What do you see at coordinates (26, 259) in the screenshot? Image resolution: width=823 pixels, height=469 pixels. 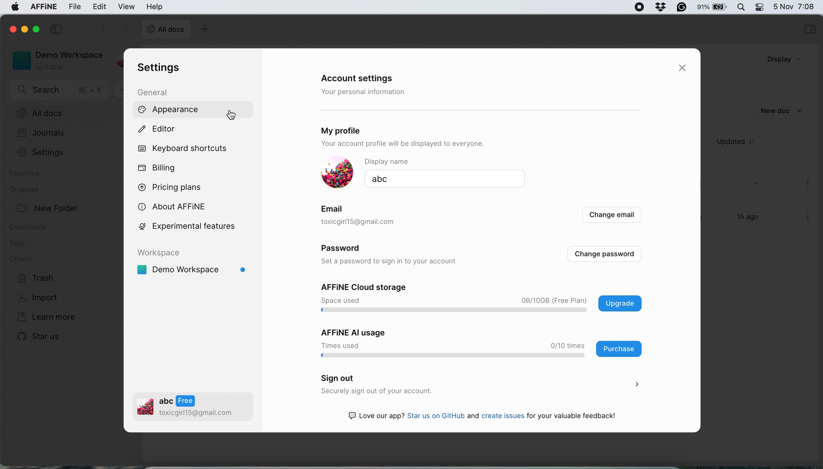 I see `others` at bounding box center [26, 259].